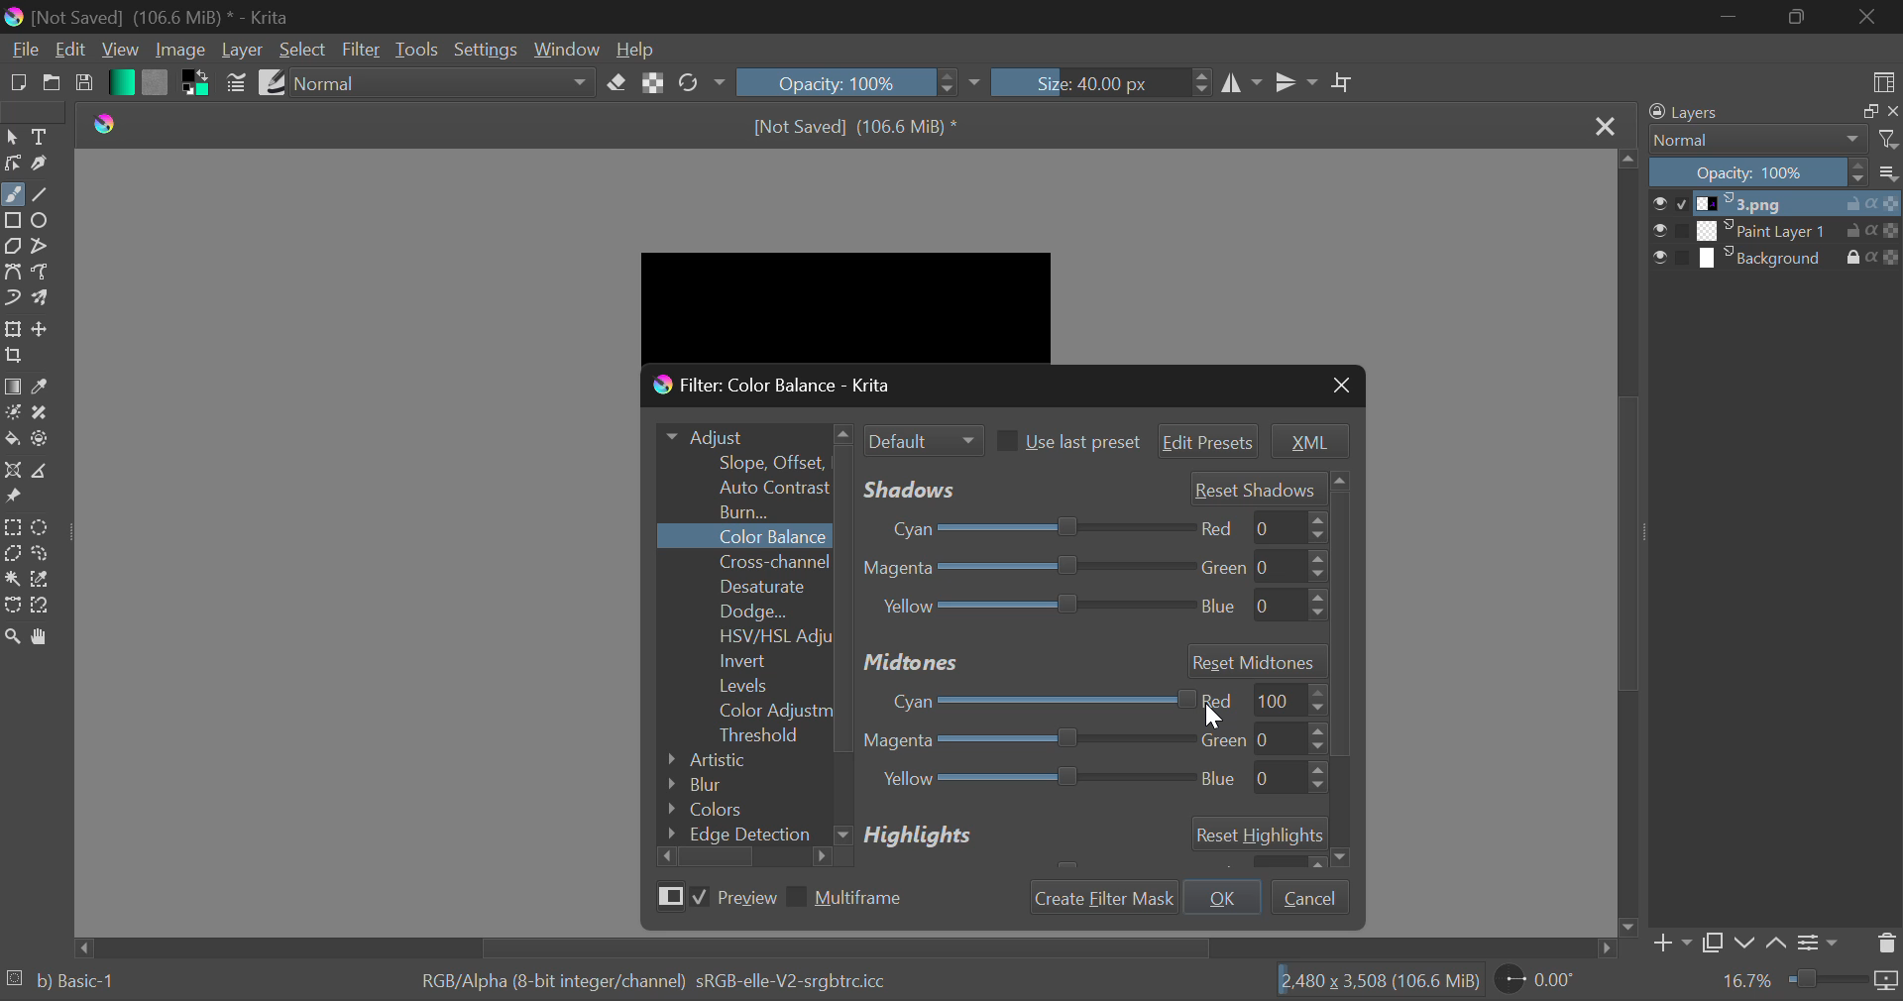 The image size is (1903, 1001). I want to click on Yellow-Blue Slider, so click(1030, 610).